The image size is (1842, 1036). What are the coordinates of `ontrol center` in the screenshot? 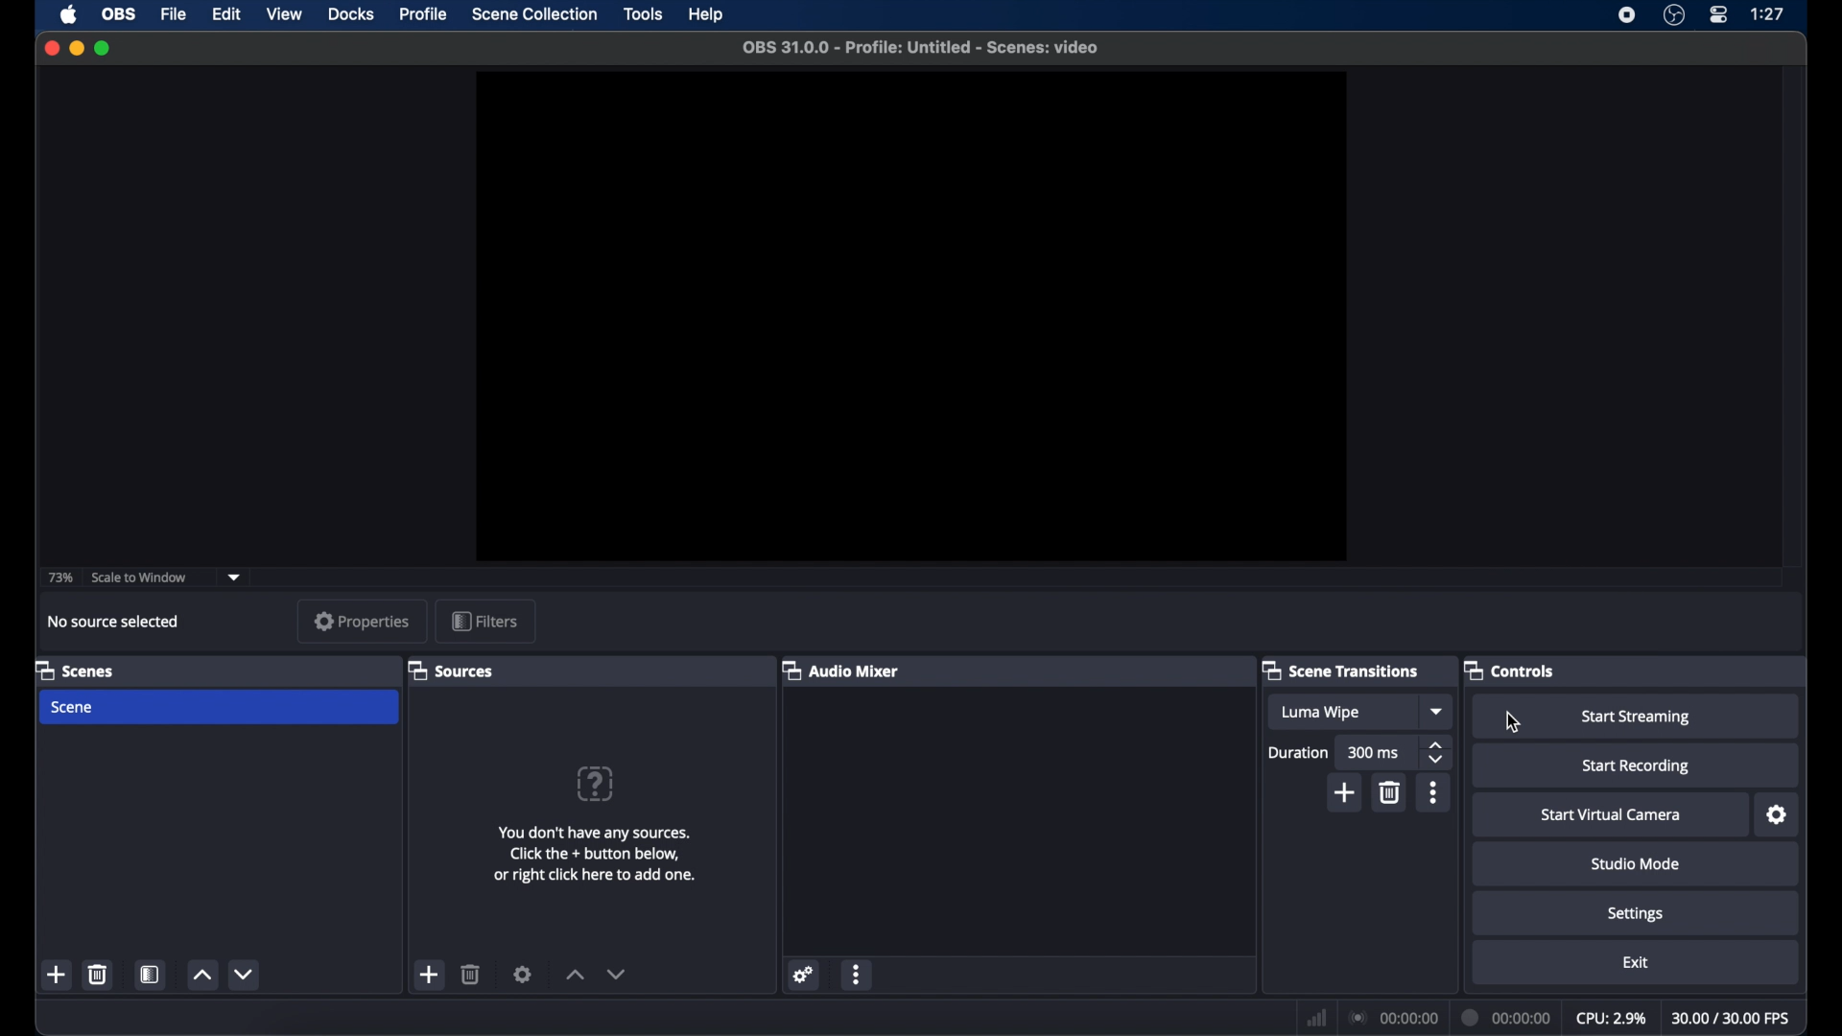 It's located at (1720, 15).